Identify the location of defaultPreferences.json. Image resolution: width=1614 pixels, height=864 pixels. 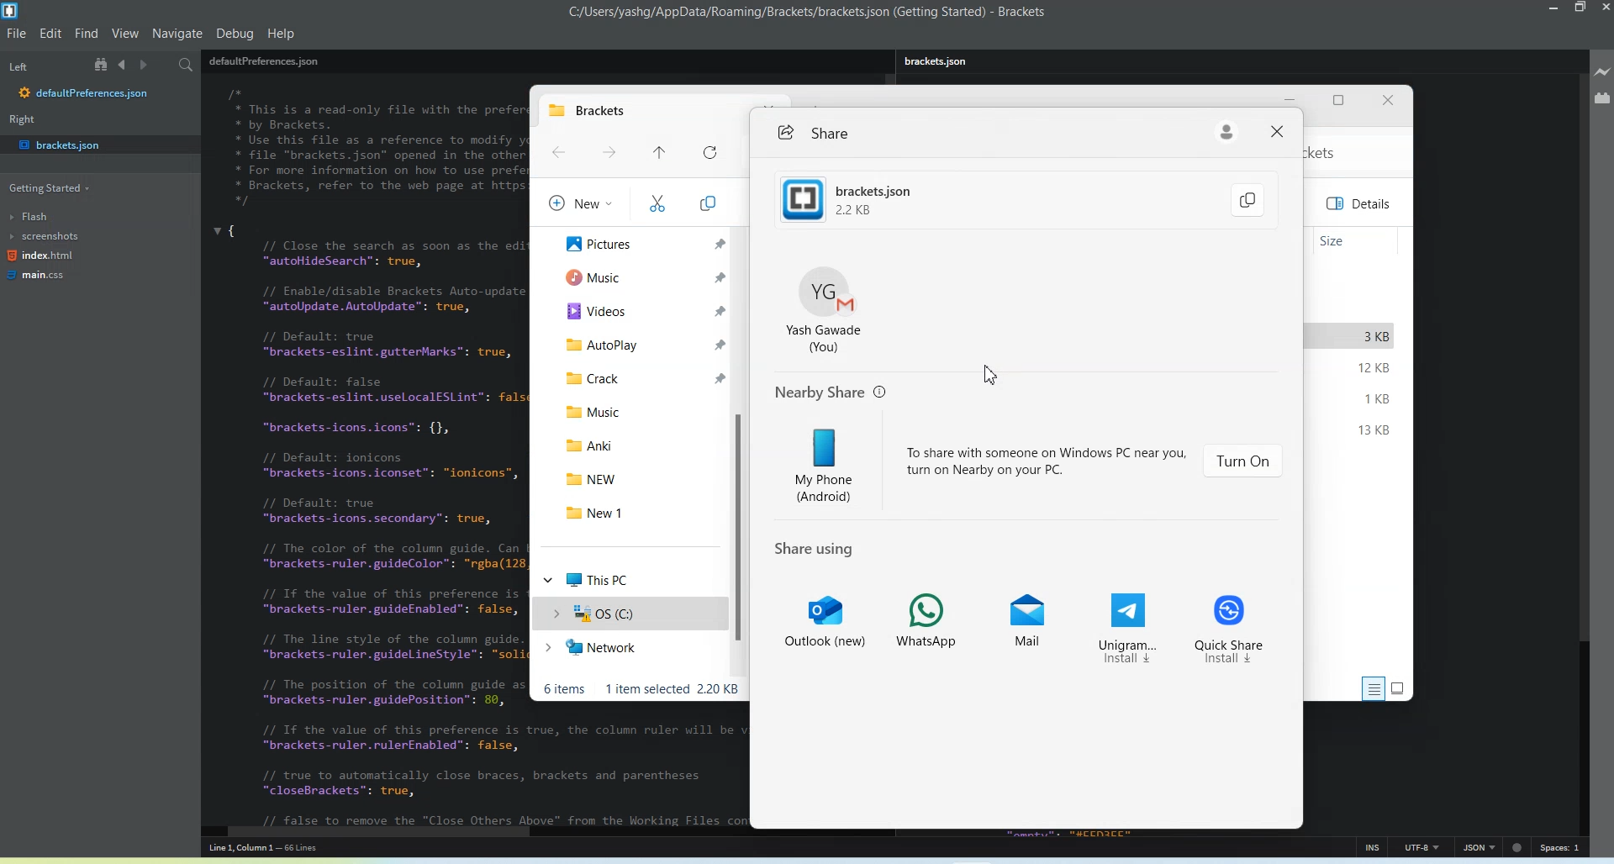
(264, 61).